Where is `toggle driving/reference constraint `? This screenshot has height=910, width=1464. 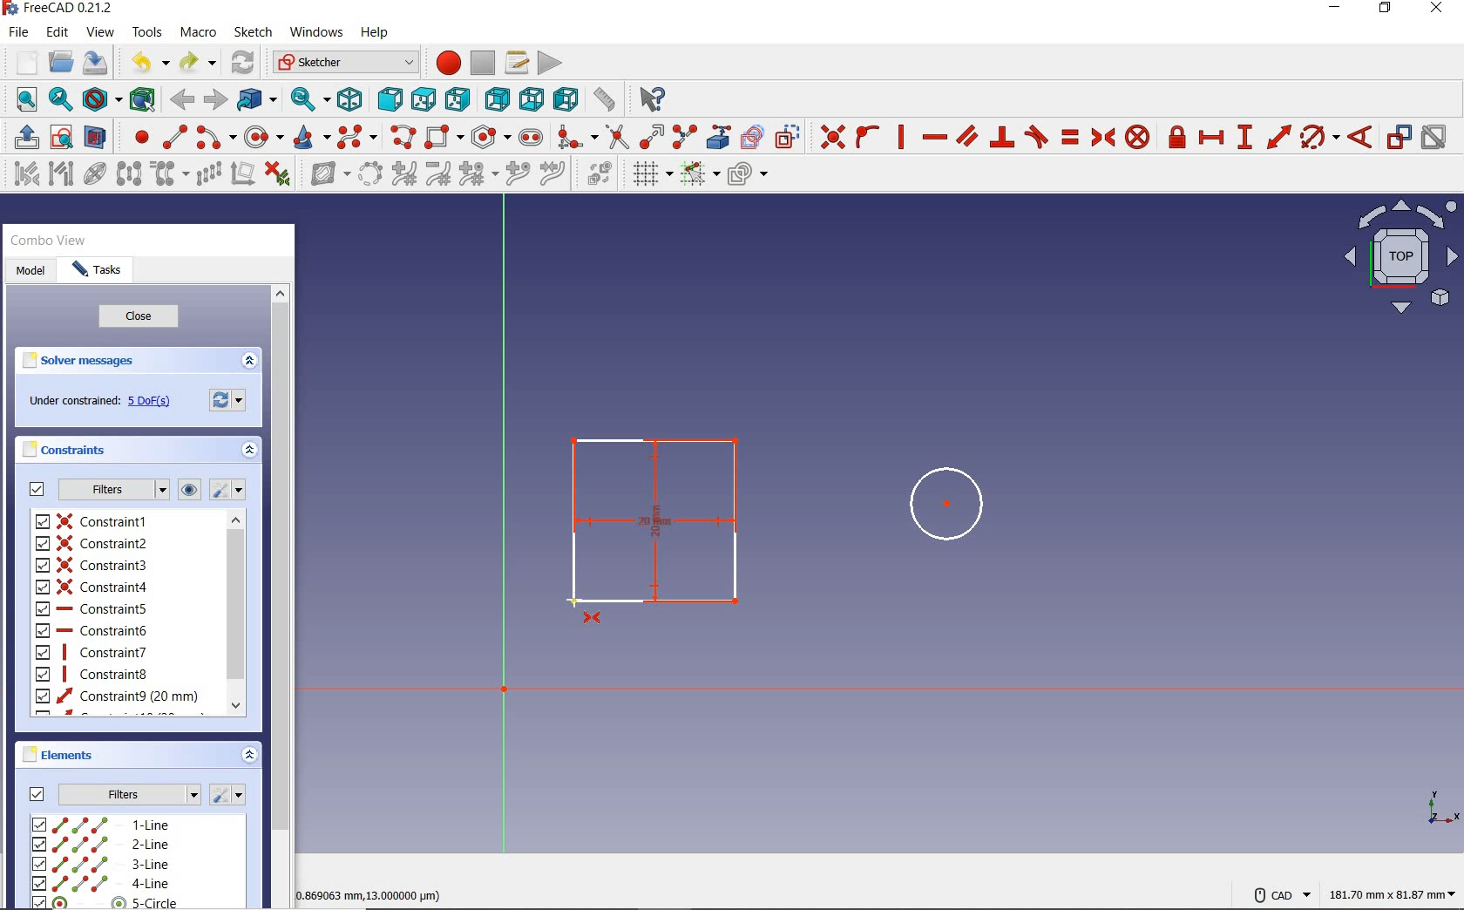
toggle driving/reference constraint  is located at coordinates (1400, 138).